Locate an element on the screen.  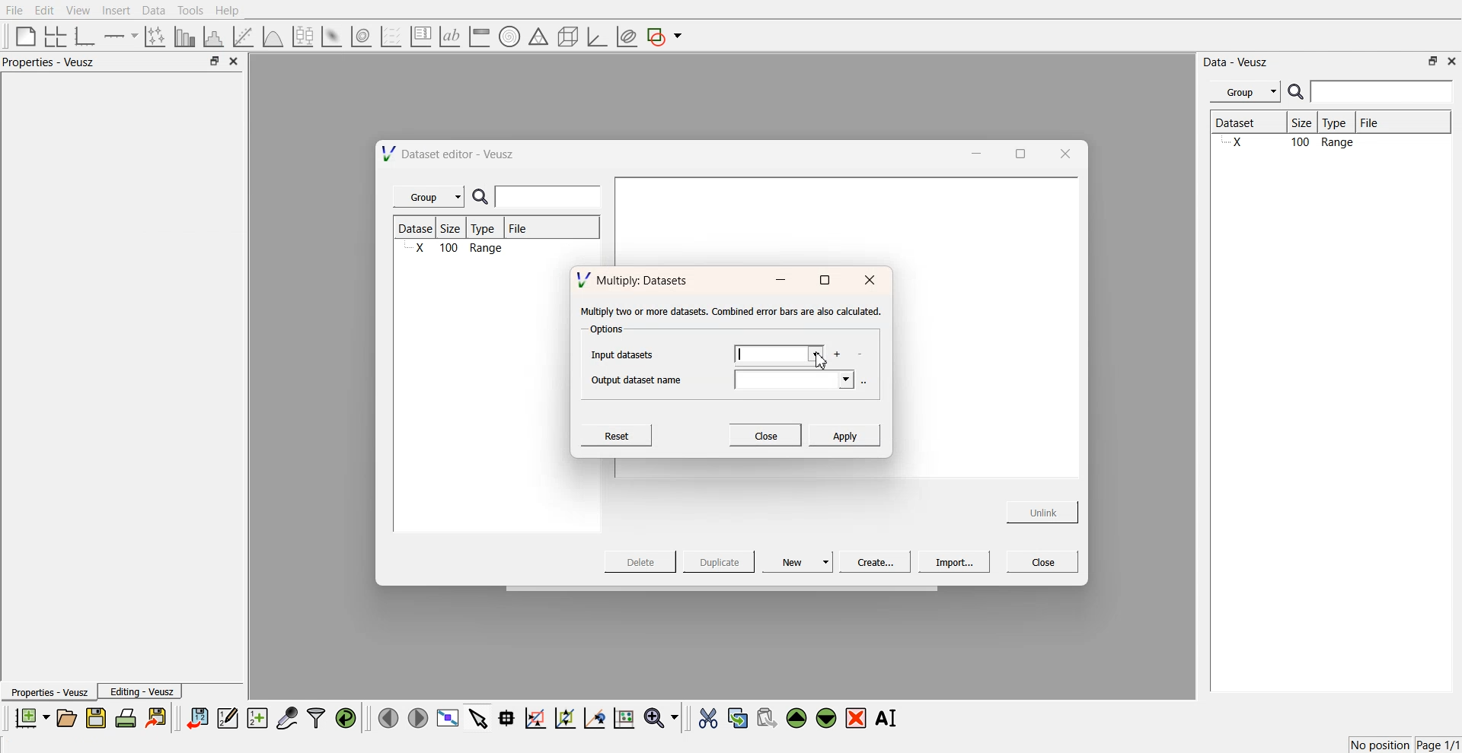
read data points is located at coordinates (506, 718).